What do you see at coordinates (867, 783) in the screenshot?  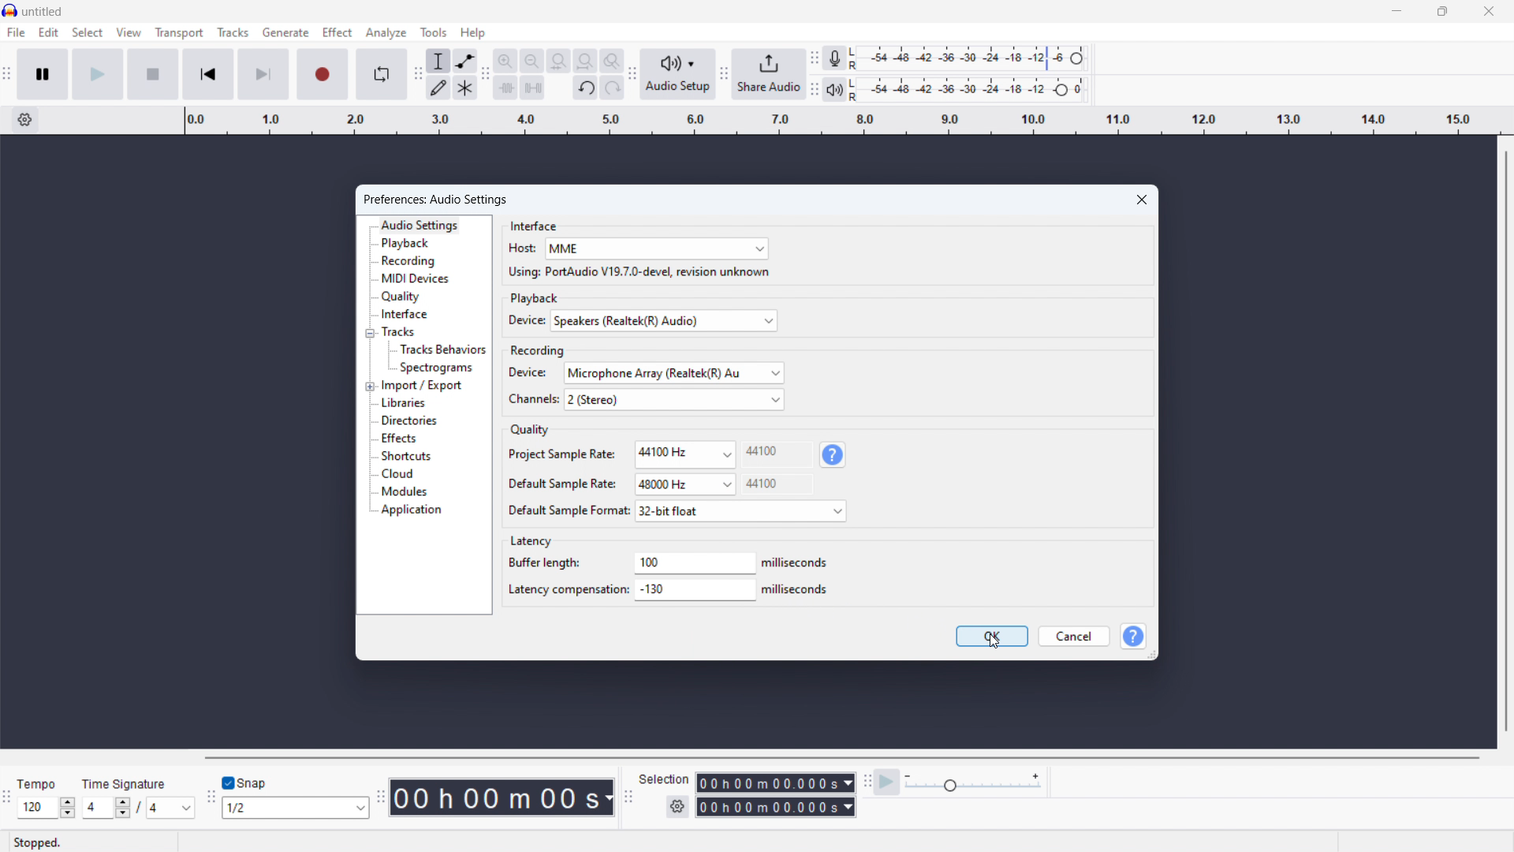 I see `play at speed toolbar` at bounding box center [867, 783].